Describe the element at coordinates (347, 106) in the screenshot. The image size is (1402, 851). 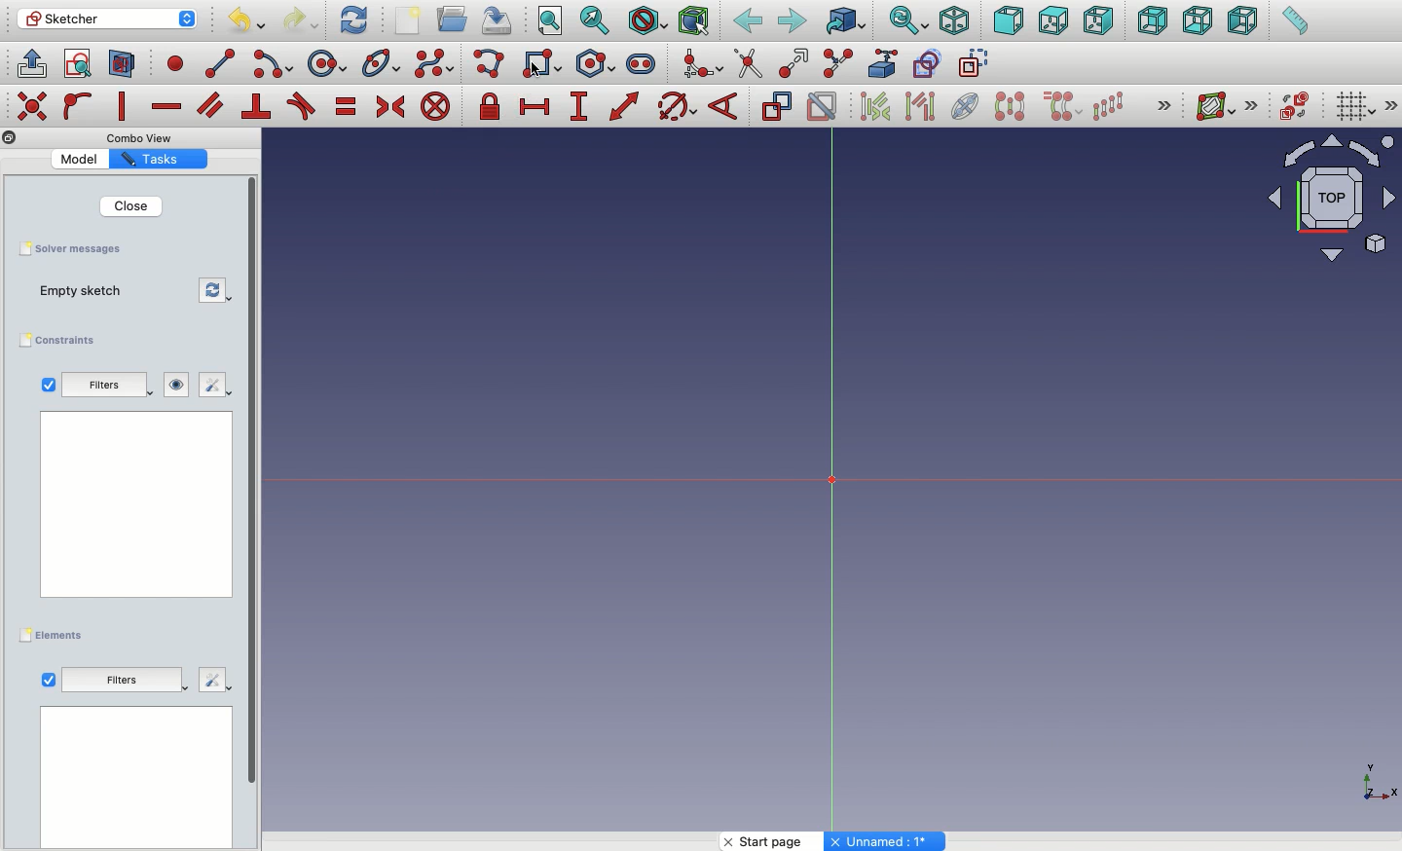
I see `constrain equal` at that location.